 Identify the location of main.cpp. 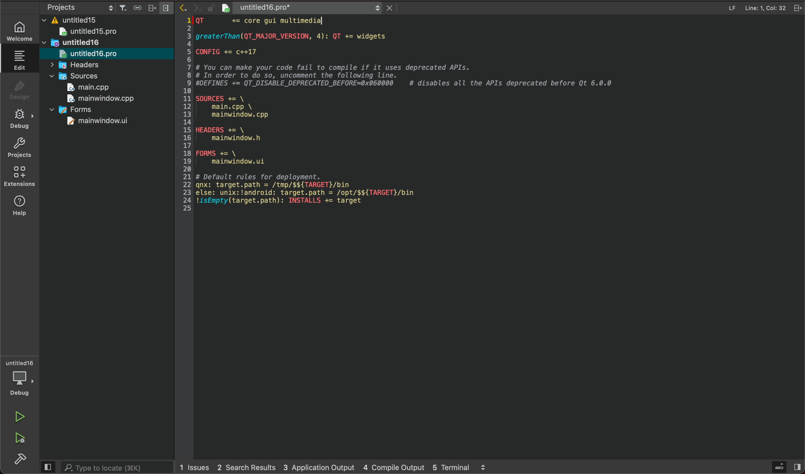
(90, 88).